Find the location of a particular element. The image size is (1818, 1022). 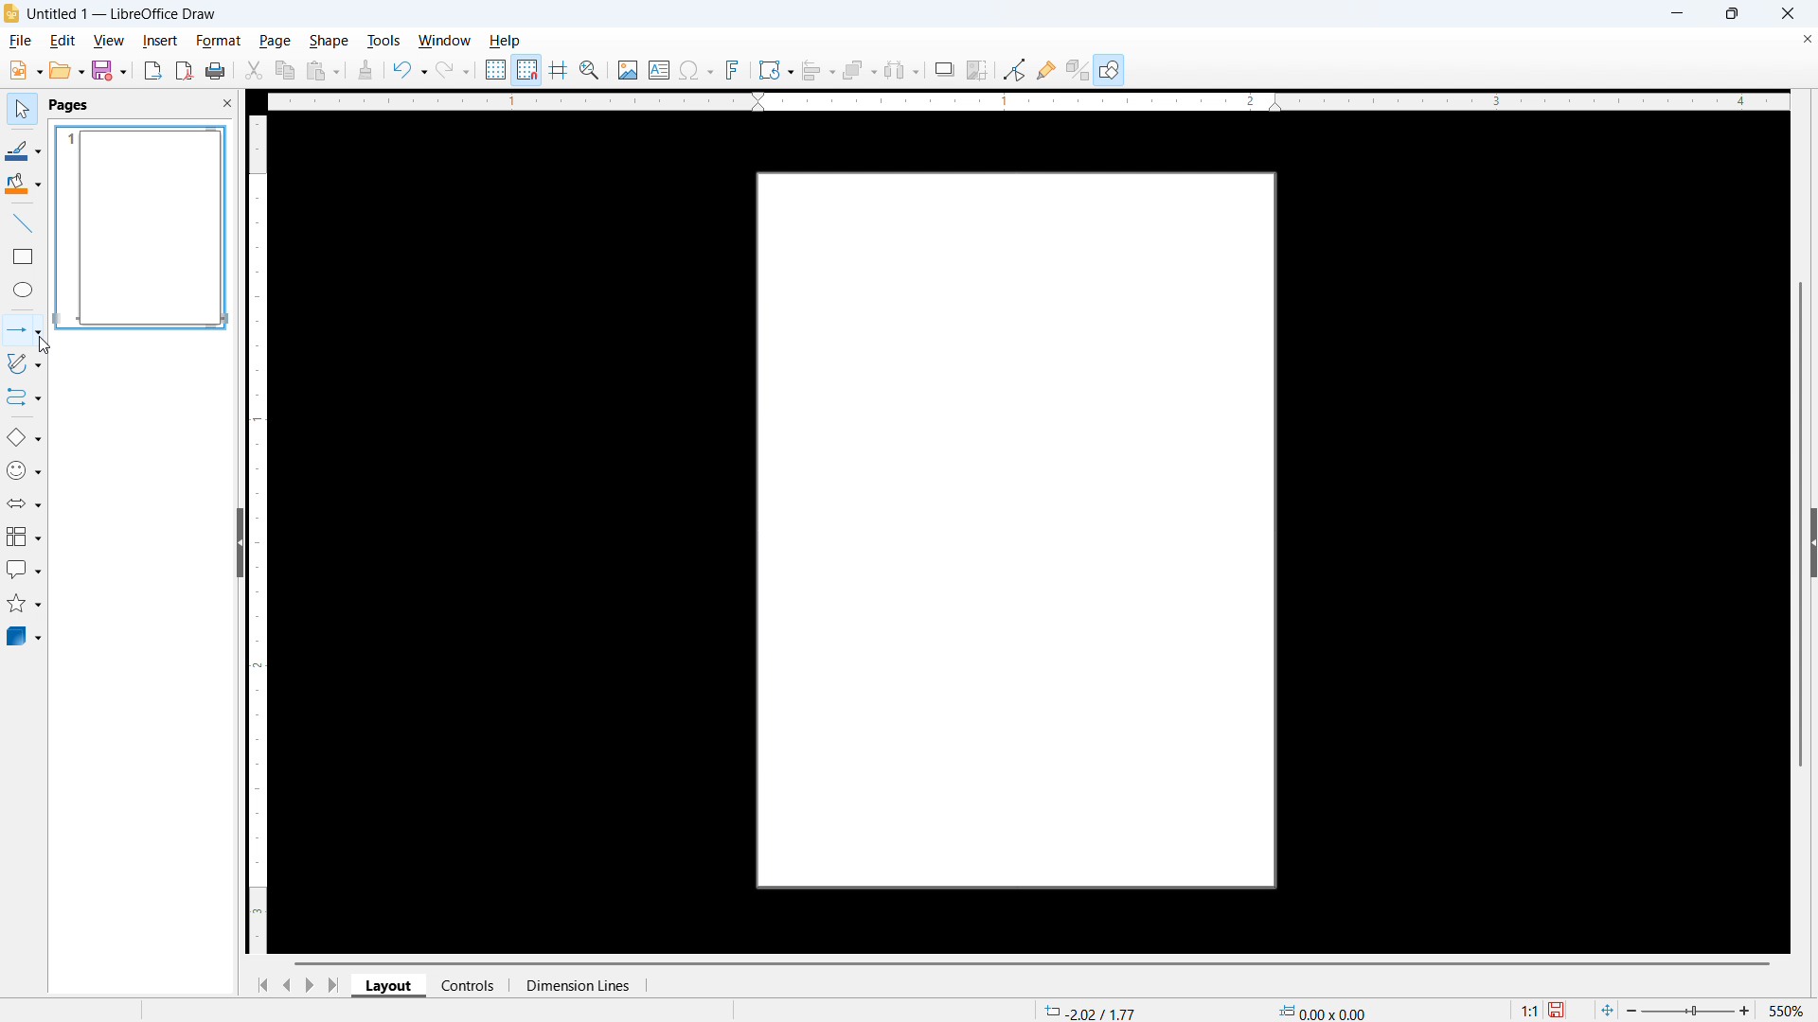

Cut   is located at coordinates (255, 71).